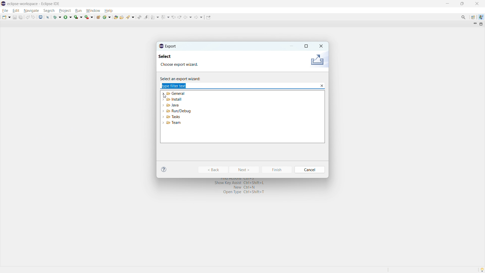 The width and height of the screenshot is (485, 273). Describe the element at coordinates (474, 24) in the screenshot. I see `minimize view` at that location.